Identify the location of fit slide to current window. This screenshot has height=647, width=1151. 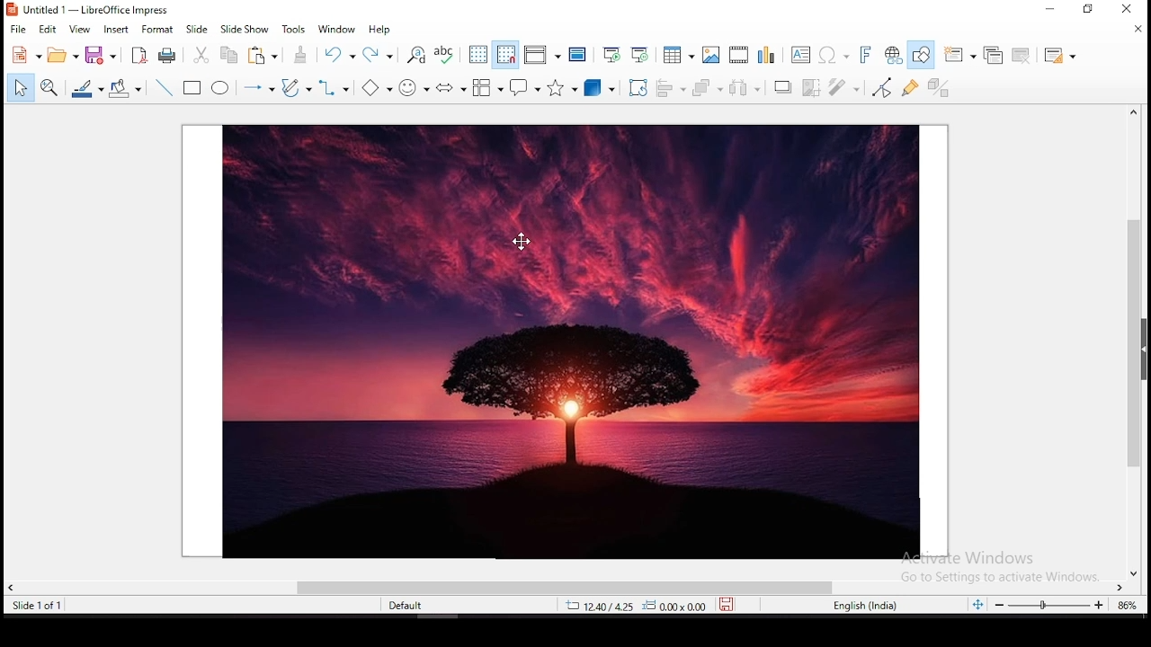
(980, 605).